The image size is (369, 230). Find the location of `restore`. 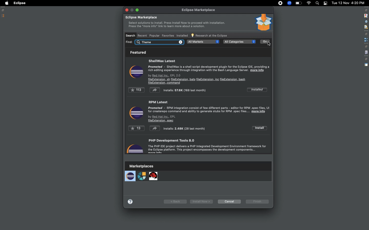

restore is located at coordinates (366, 10).